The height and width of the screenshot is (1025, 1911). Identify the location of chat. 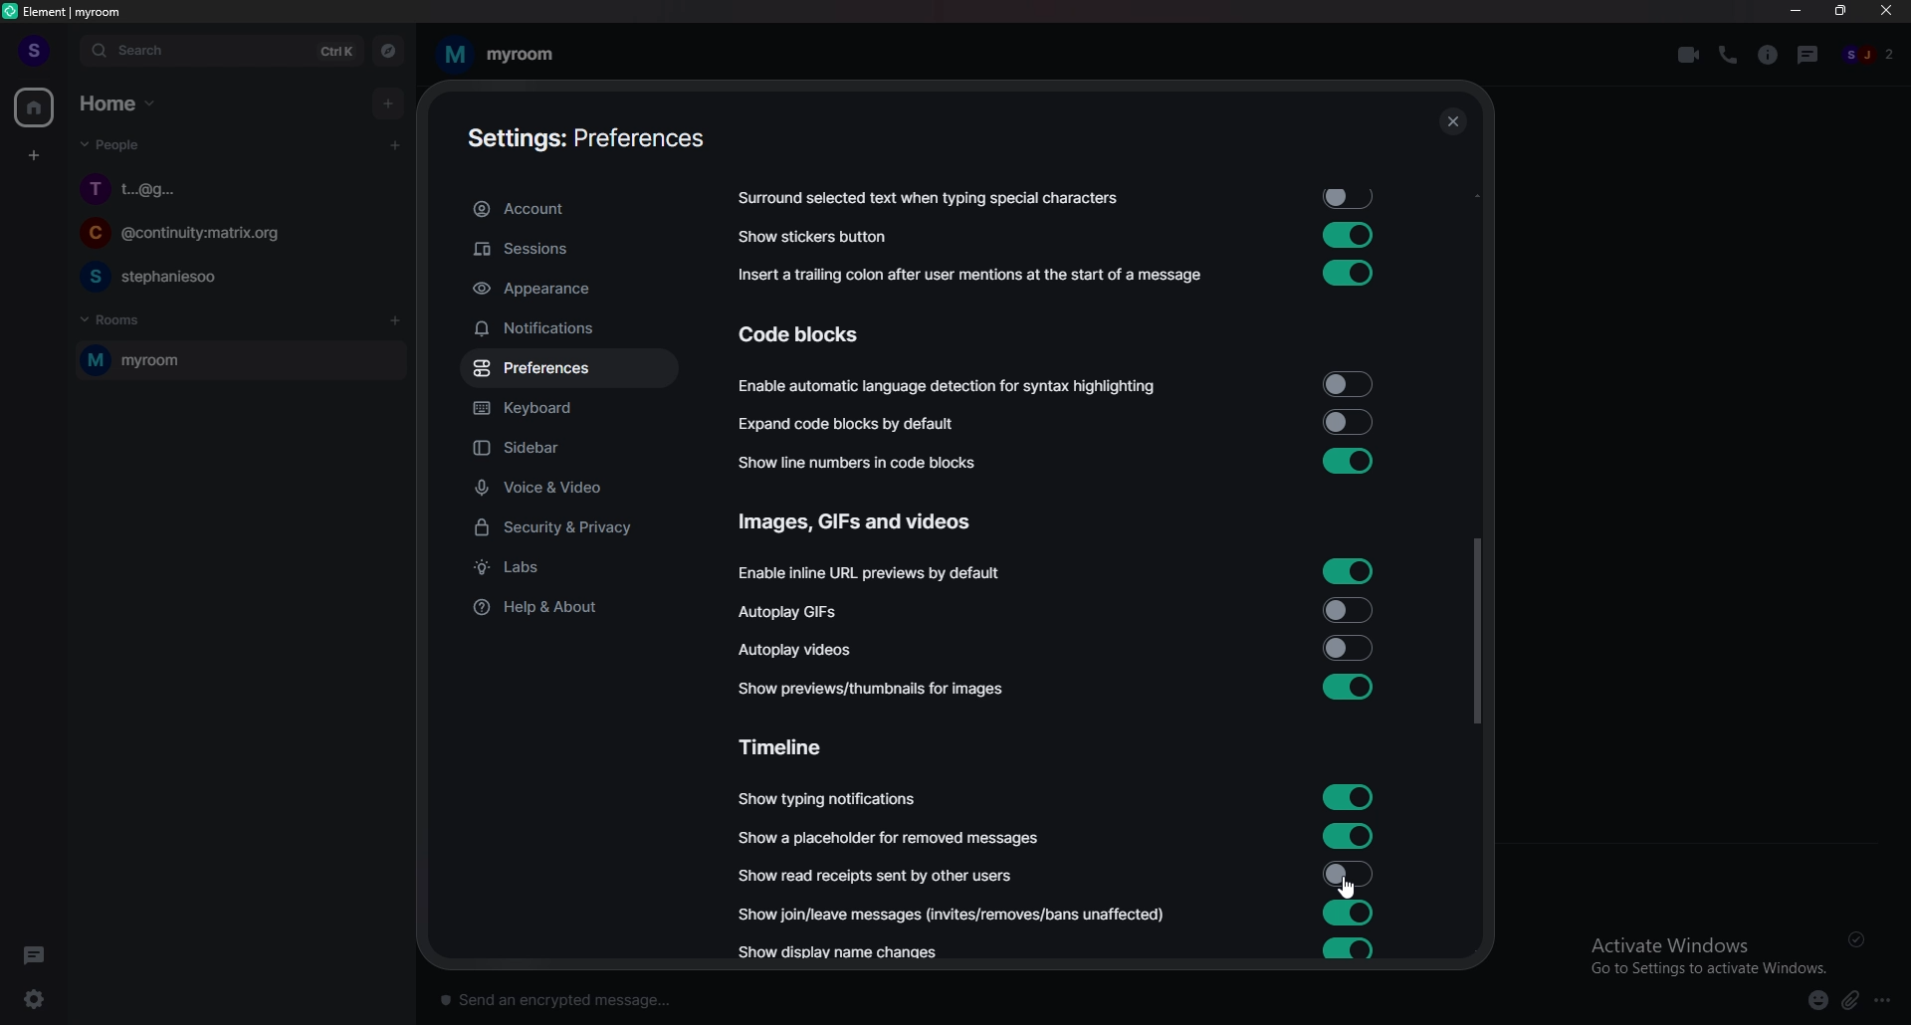
(235, 276).